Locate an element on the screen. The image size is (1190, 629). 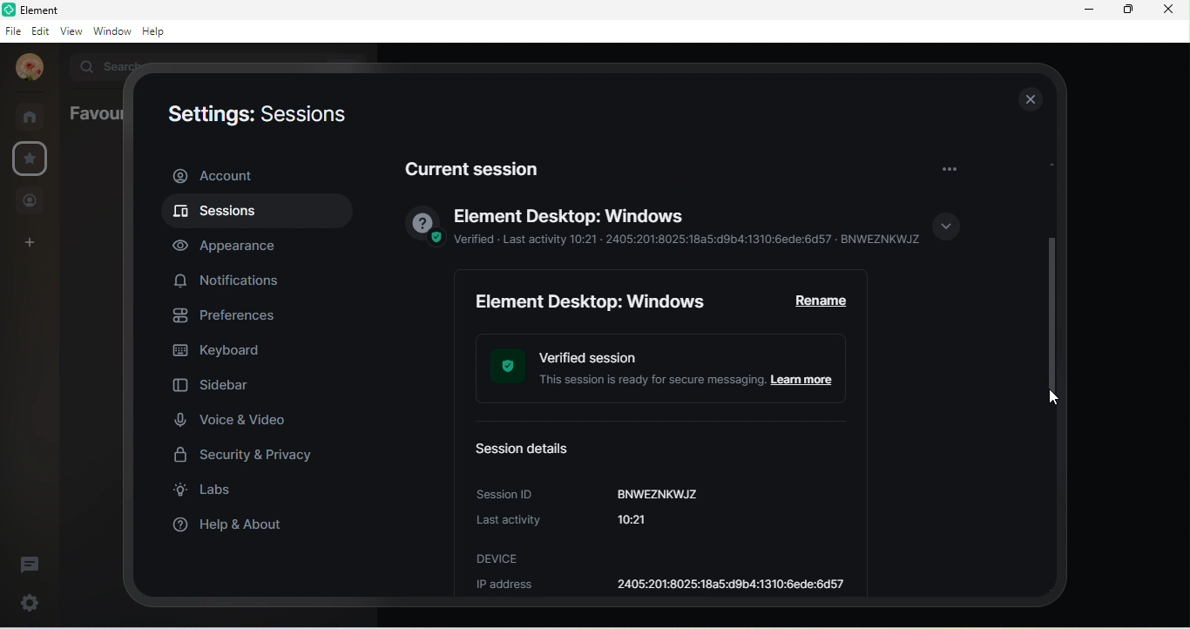
threads is located at coordinates (30, 565).